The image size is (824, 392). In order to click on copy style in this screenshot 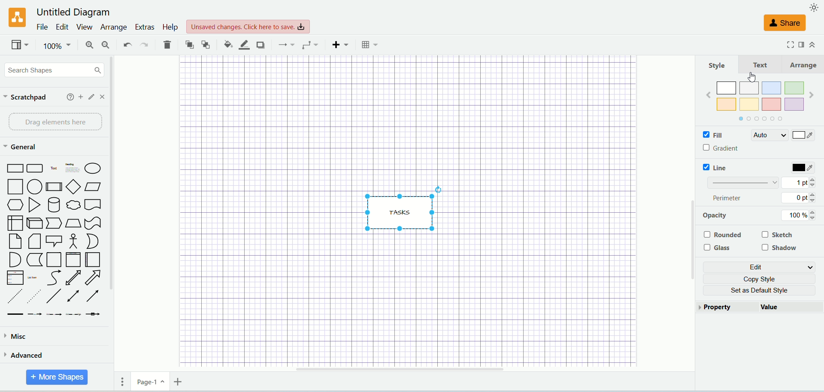, I will do `click(760, 278)`.